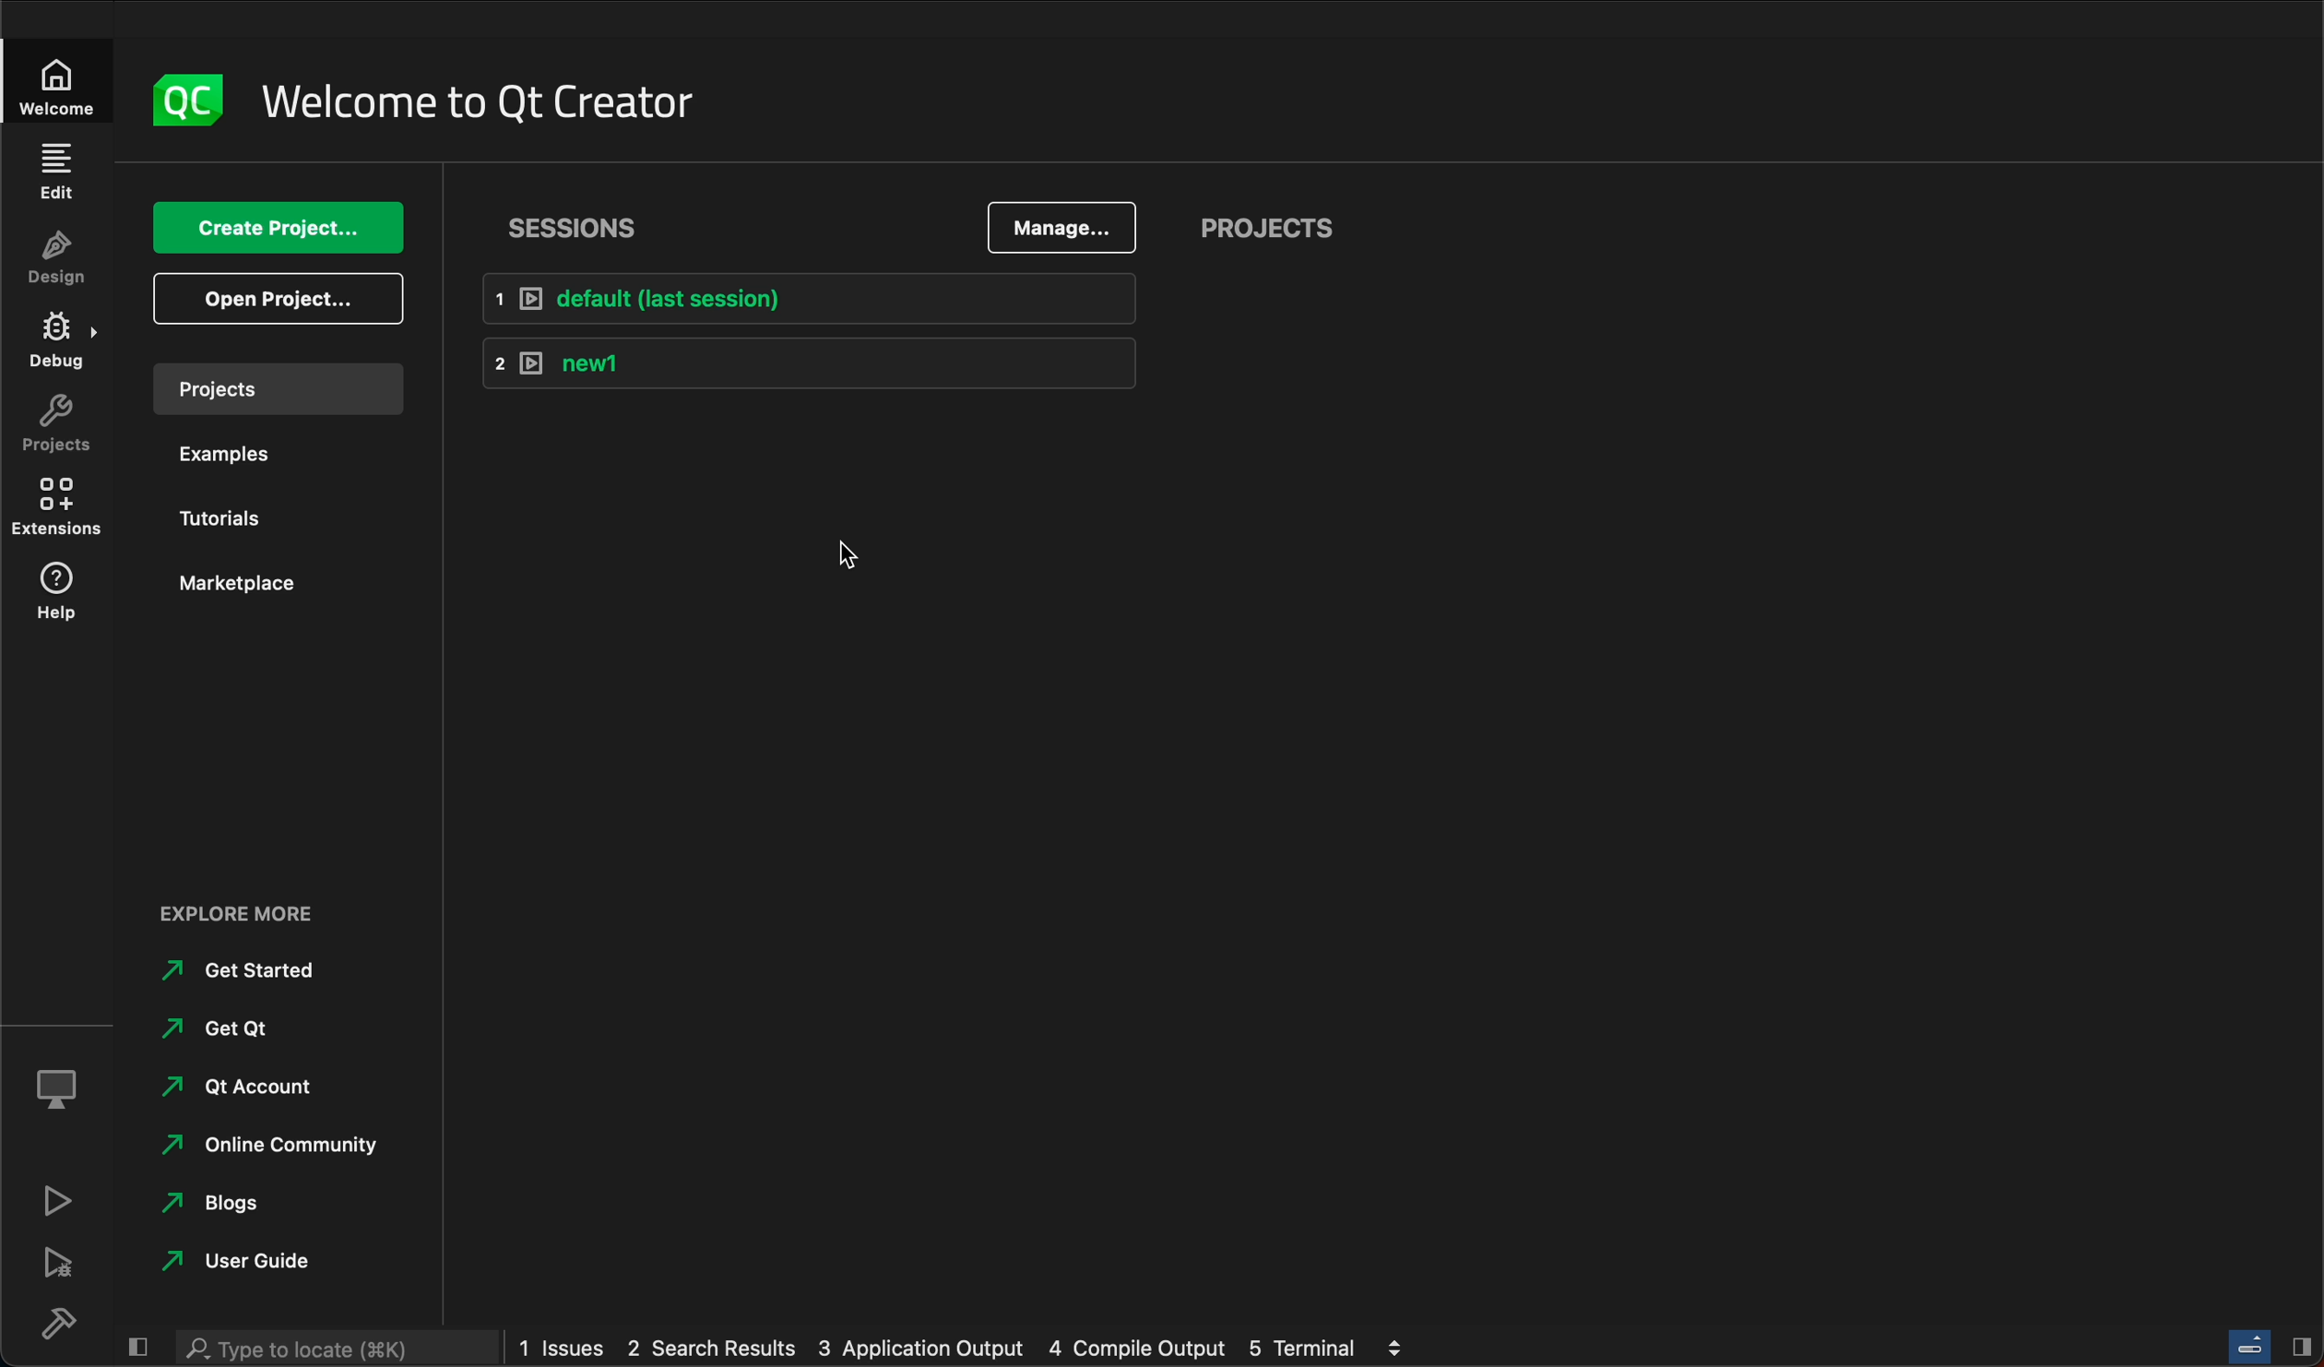  Describe the element at coordinates (274, 1141) in the screenshot. I see `online` at that location.